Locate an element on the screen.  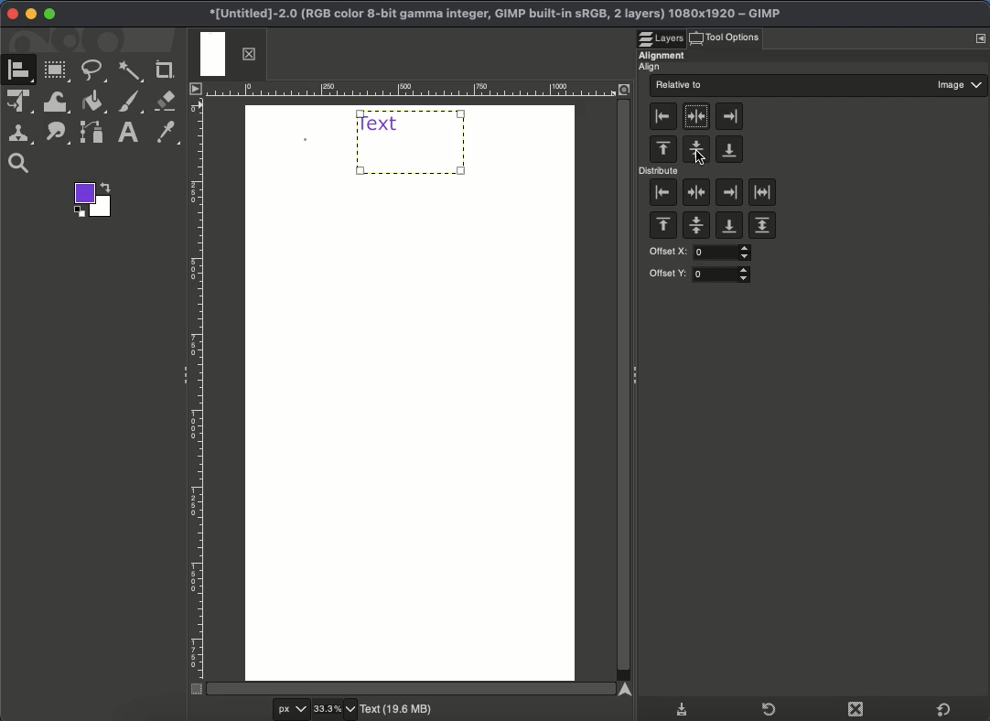
Fill is located at coordinates (92, 102).